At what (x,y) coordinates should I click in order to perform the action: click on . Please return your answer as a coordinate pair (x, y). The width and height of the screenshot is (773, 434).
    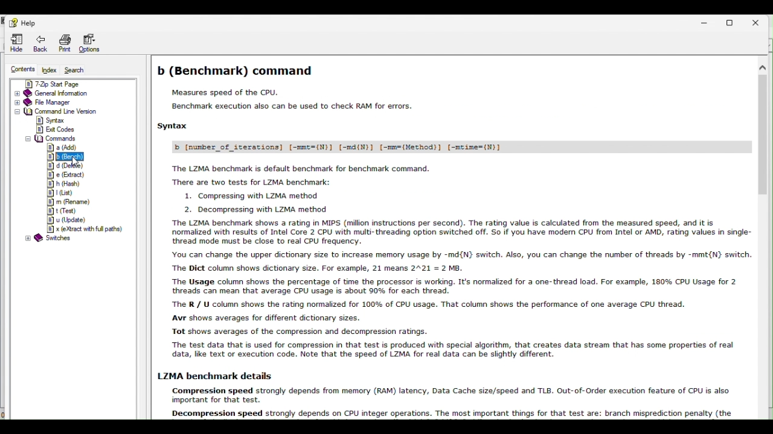
    Looking at the image, I should click on (444, 395).